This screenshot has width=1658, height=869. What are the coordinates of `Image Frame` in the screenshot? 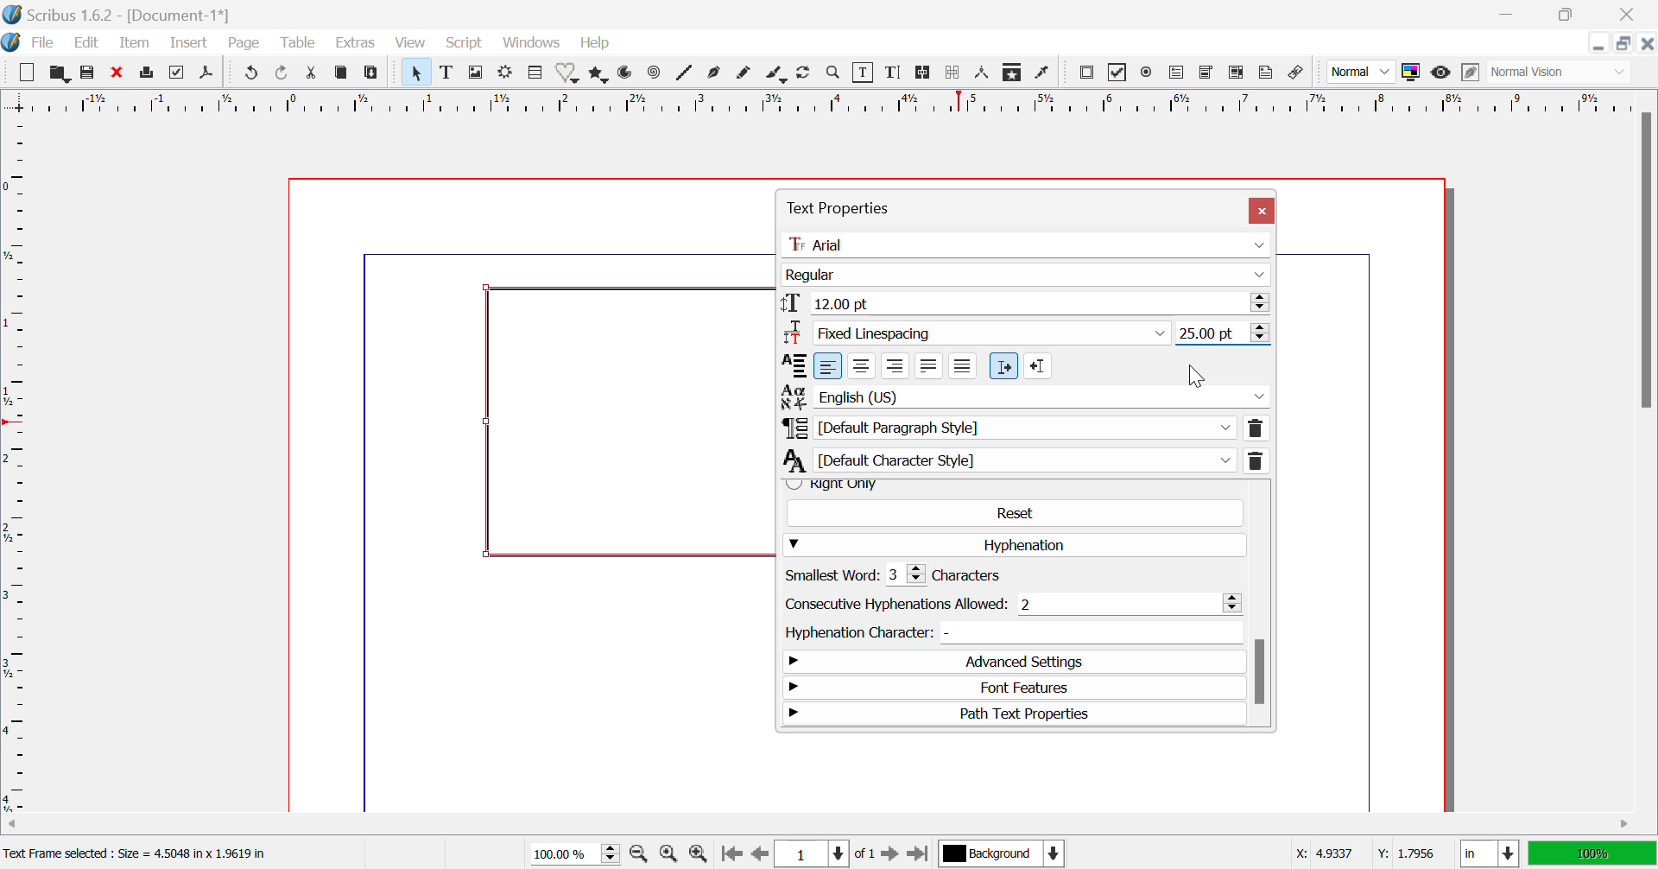 It's located at (477, 73).